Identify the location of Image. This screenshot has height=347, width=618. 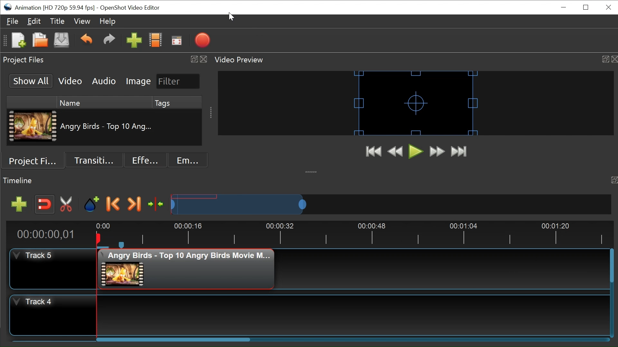
(138, 81).